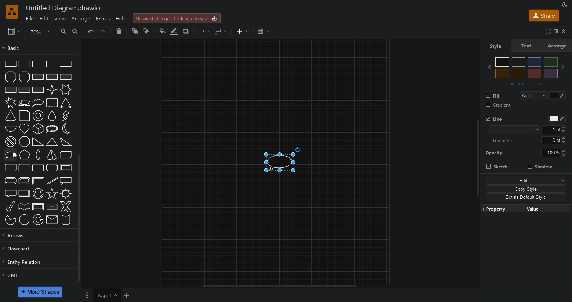 The width and height of the screenshot is (572, 302). What do you see at coordinates (566, 31) in the screenshot?
I see `Collapse` at bounding box center [566, 31].